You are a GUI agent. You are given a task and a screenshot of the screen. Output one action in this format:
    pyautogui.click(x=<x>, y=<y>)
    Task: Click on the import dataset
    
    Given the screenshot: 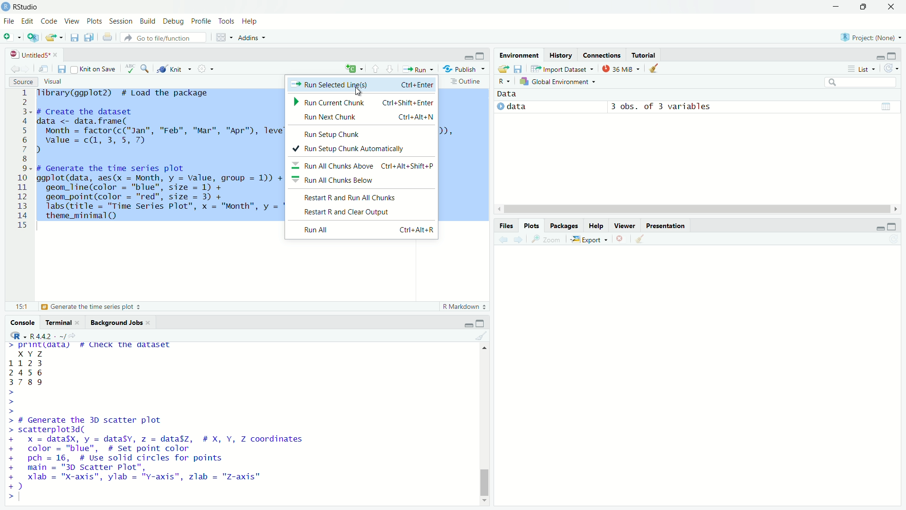 What is the action you would take?
    pyautogui.click(x=562, y=68)
    